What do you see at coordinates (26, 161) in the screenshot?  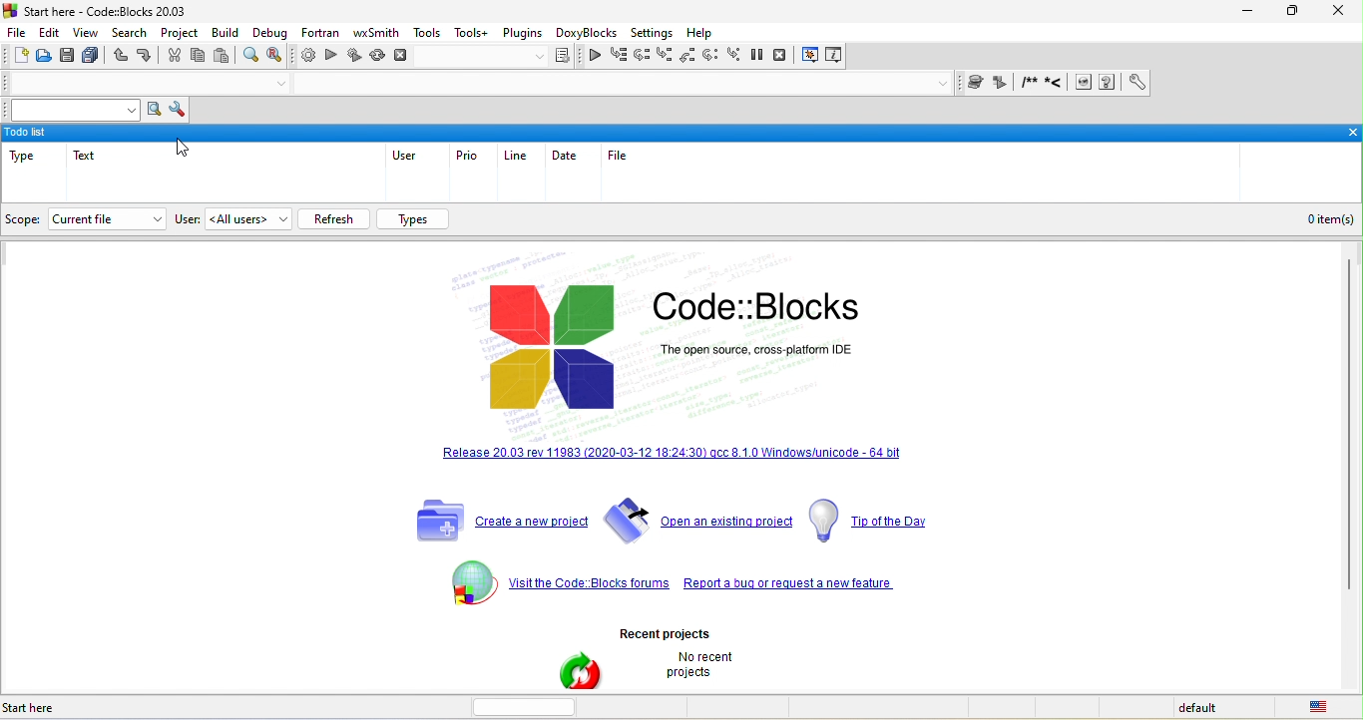 I see `type ` at bounding box center [26, 161].